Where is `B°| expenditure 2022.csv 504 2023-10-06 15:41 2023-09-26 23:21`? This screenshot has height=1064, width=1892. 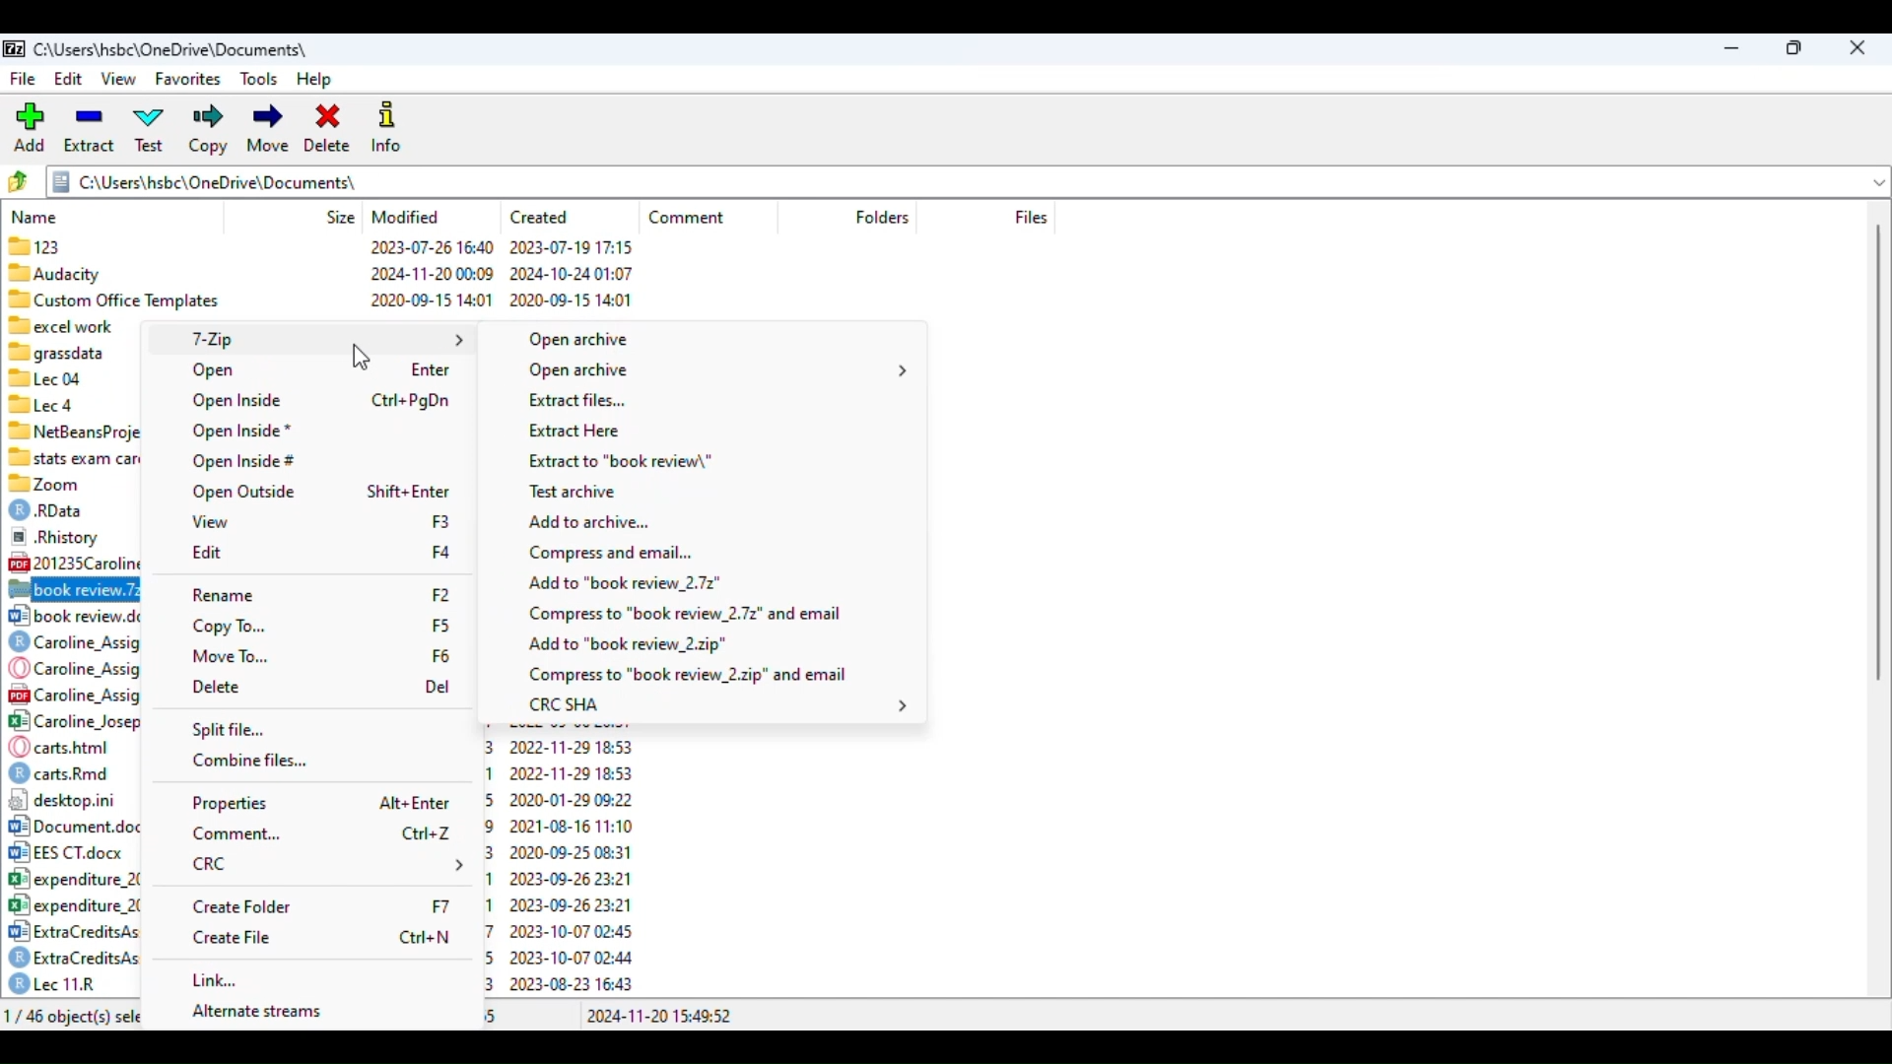 B°| expenditure 2022.csv 504 2023-10-06 15:41 2023-09-26 23:21 is located at coordinates (73, 904).